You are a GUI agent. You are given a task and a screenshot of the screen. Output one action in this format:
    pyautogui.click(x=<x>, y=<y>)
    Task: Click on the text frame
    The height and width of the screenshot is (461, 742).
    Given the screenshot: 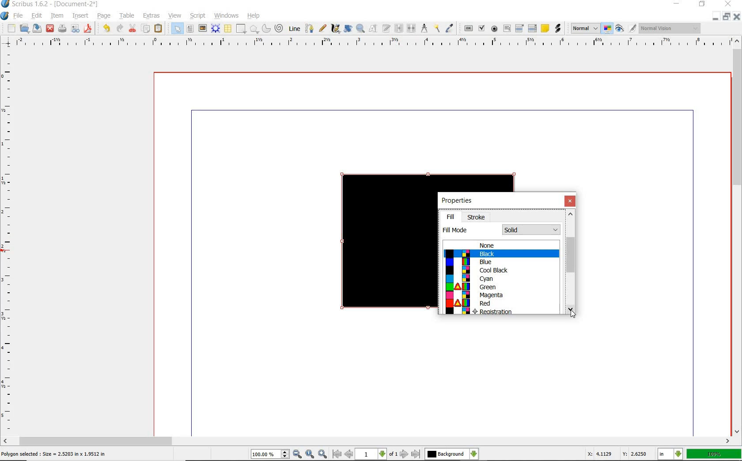 What is the action you would take?
    pyautogui.click(x=191, y=28)
    